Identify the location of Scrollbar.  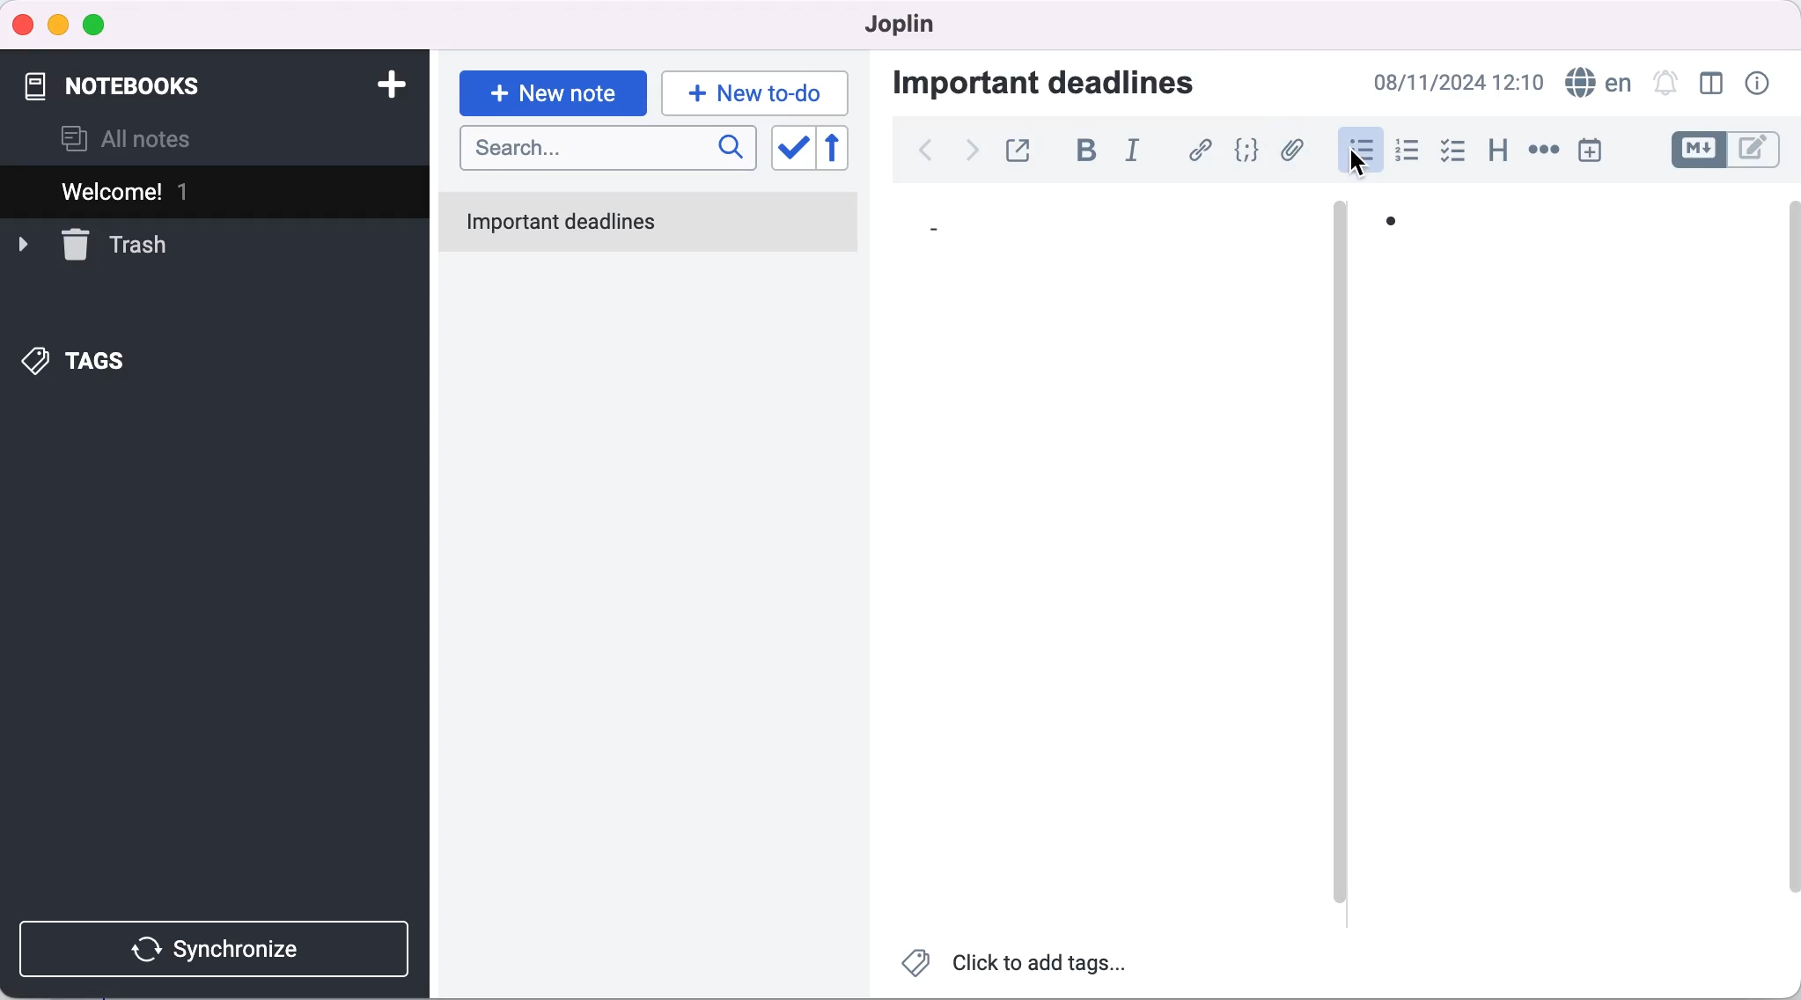
(1803, 547).